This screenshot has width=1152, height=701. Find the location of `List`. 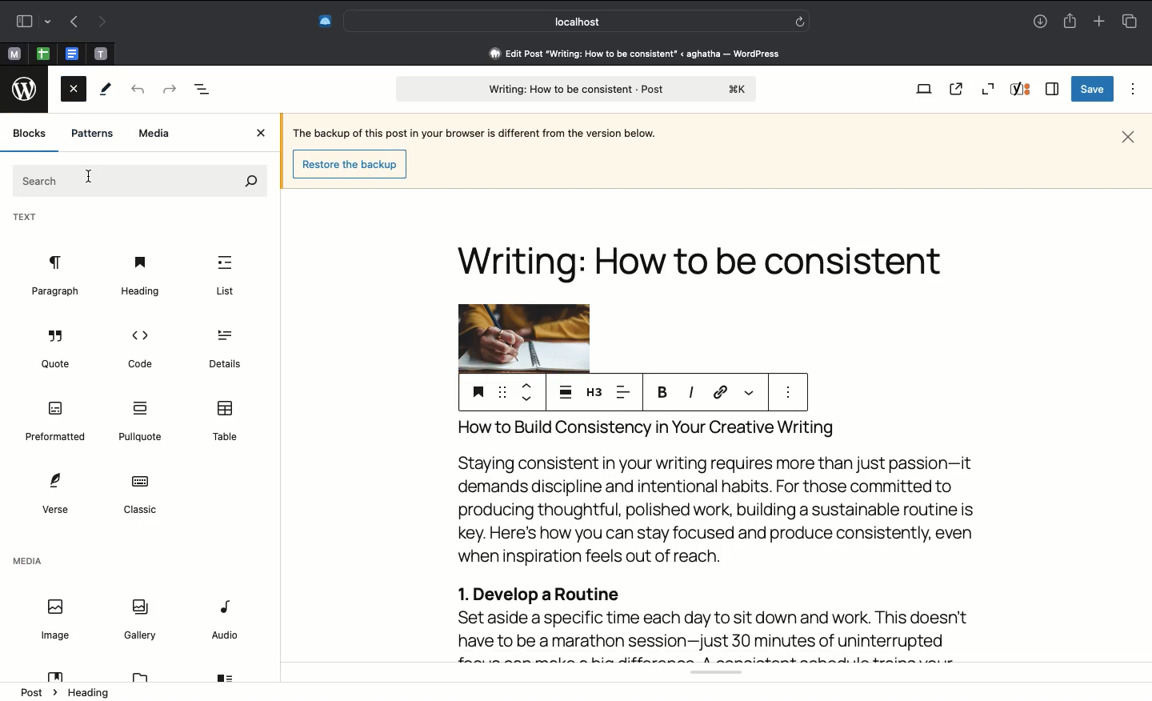

List is located at coordinates (225, 276).